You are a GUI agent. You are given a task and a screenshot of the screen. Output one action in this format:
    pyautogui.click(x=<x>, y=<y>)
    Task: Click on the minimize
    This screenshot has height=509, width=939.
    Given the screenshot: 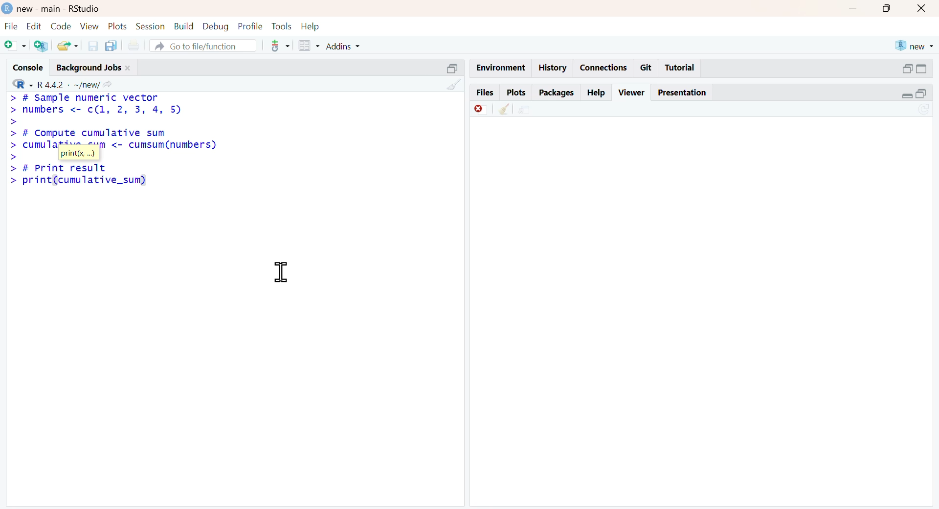 What is the action you would take?
    pyautogui.click(x=854, y=8)
    